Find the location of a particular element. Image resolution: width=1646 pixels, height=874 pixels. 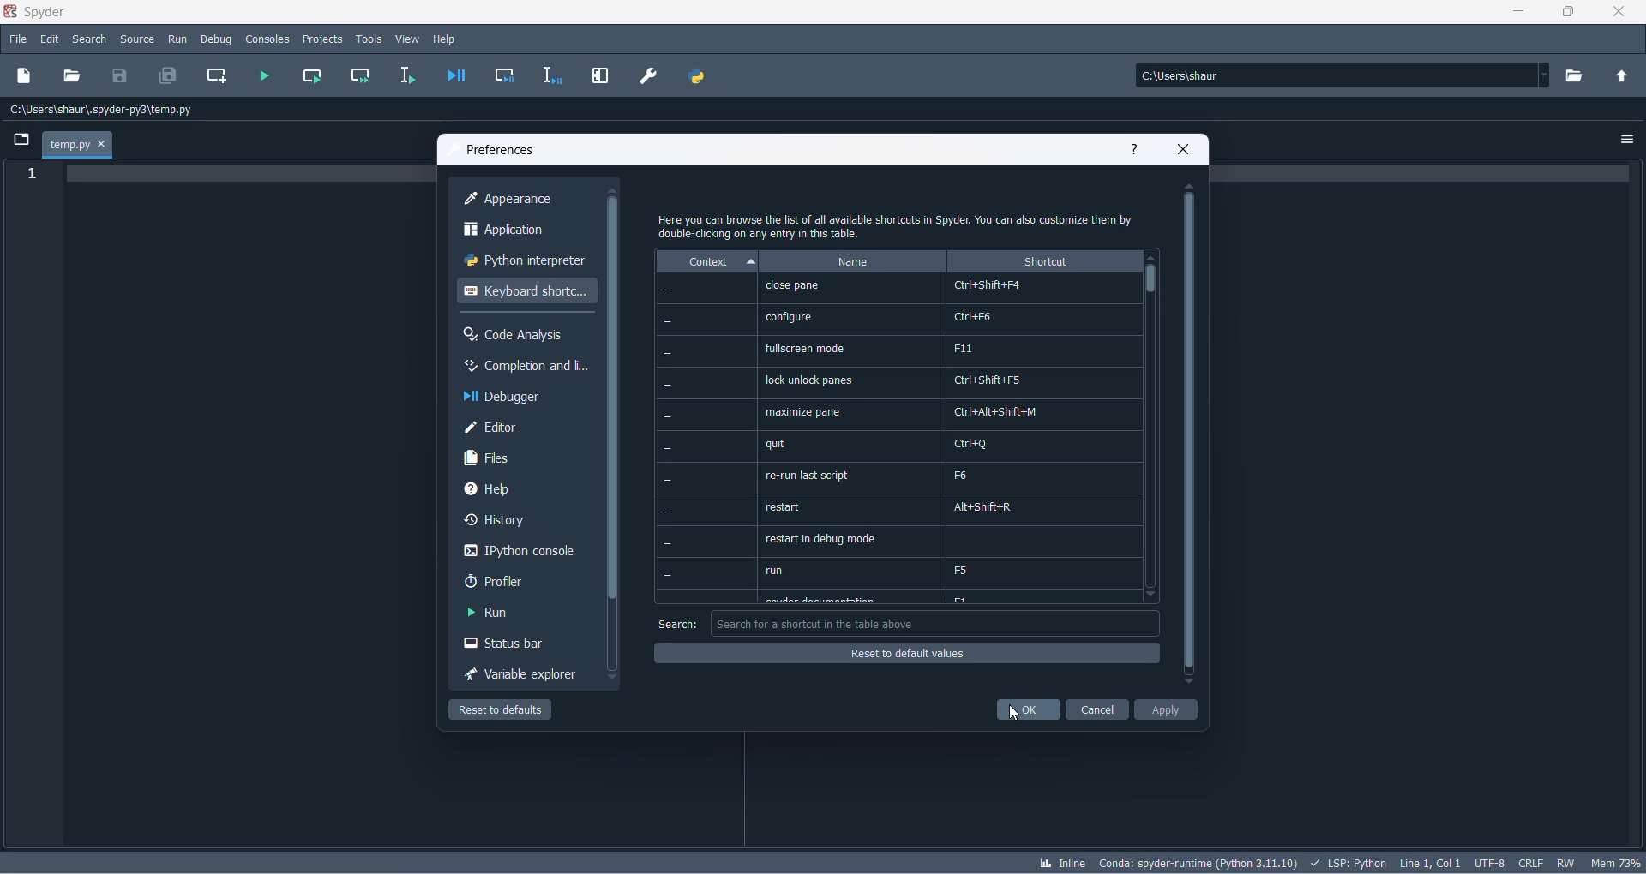

status bar is located at coordinates (517, 644).